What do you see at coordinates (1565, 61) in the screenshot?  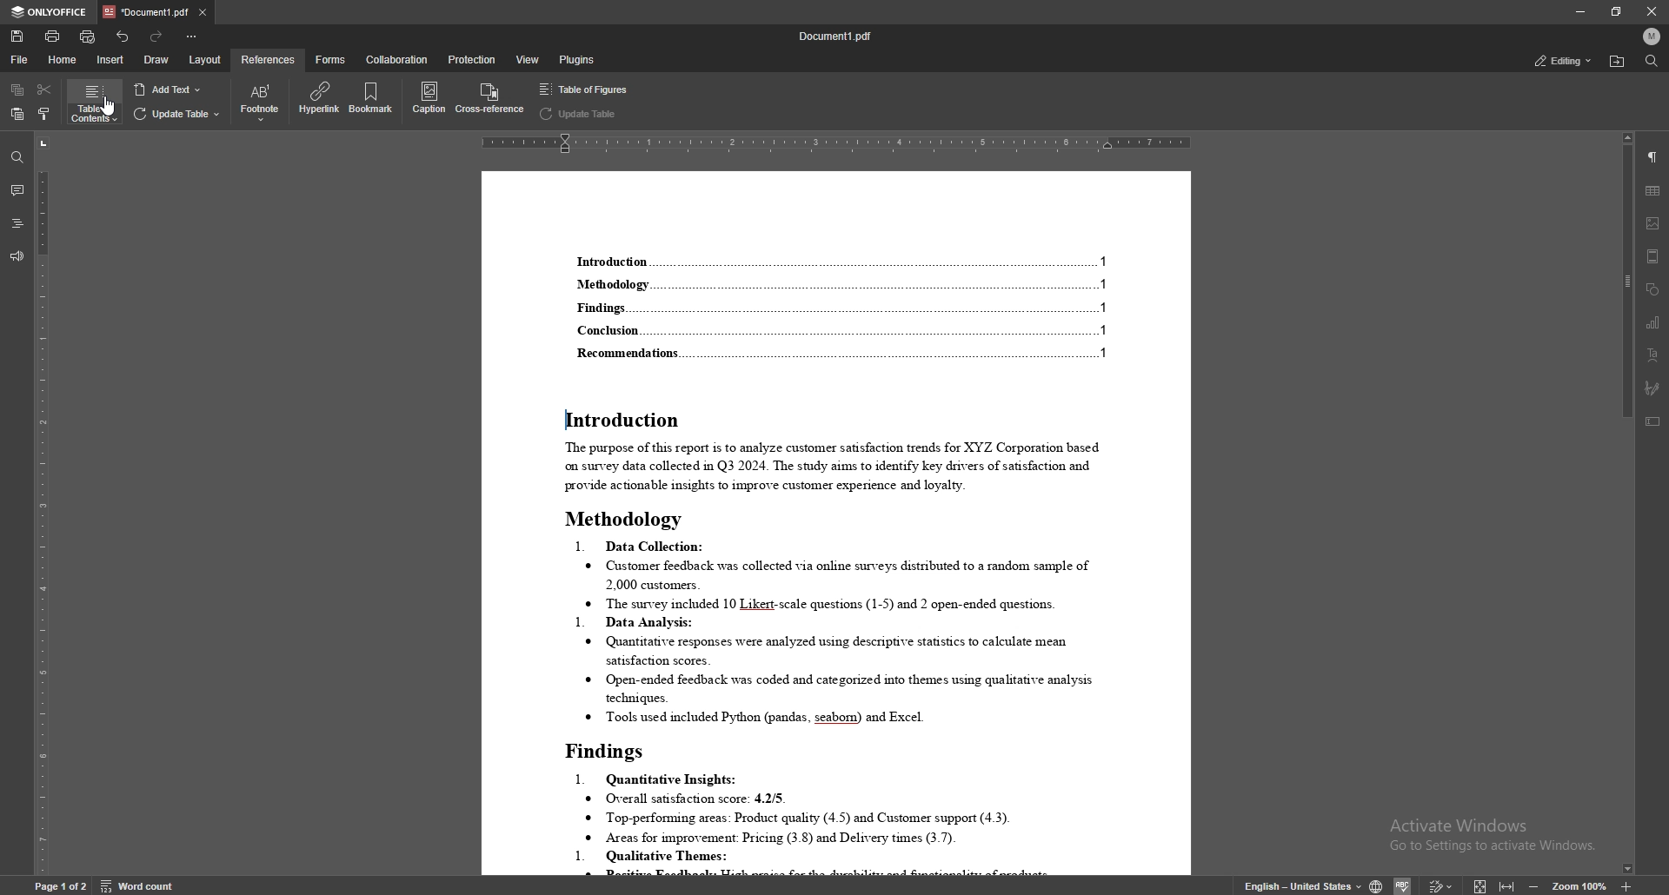 I see `status` at bounding box center [1565, 61].